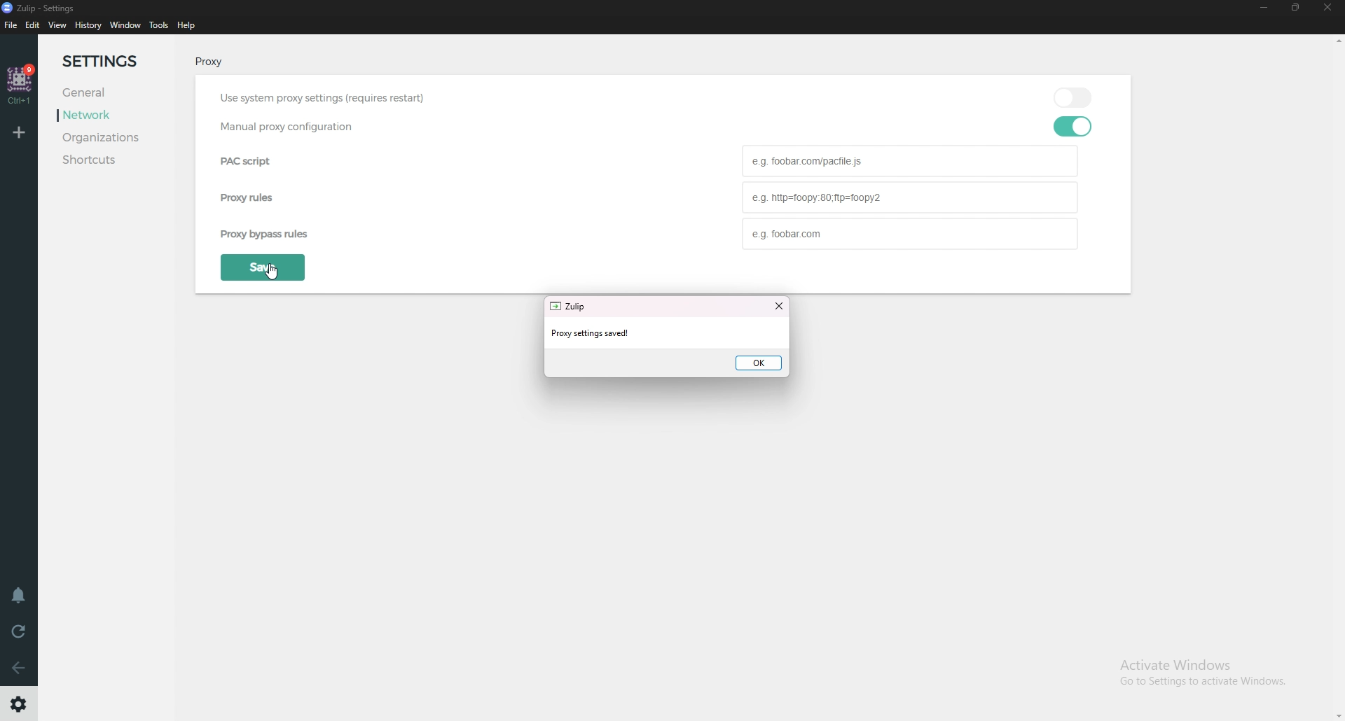 This screenshot has width=1345, height=721. Describe the element at coordinates (779, 307) in the screenshot. I see `close` at that location.